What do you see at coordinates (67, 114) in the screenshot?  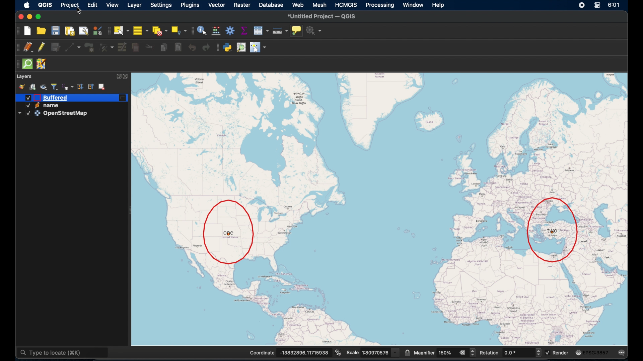 I see `OpenStreetMap` at bounding box center [67, 114].